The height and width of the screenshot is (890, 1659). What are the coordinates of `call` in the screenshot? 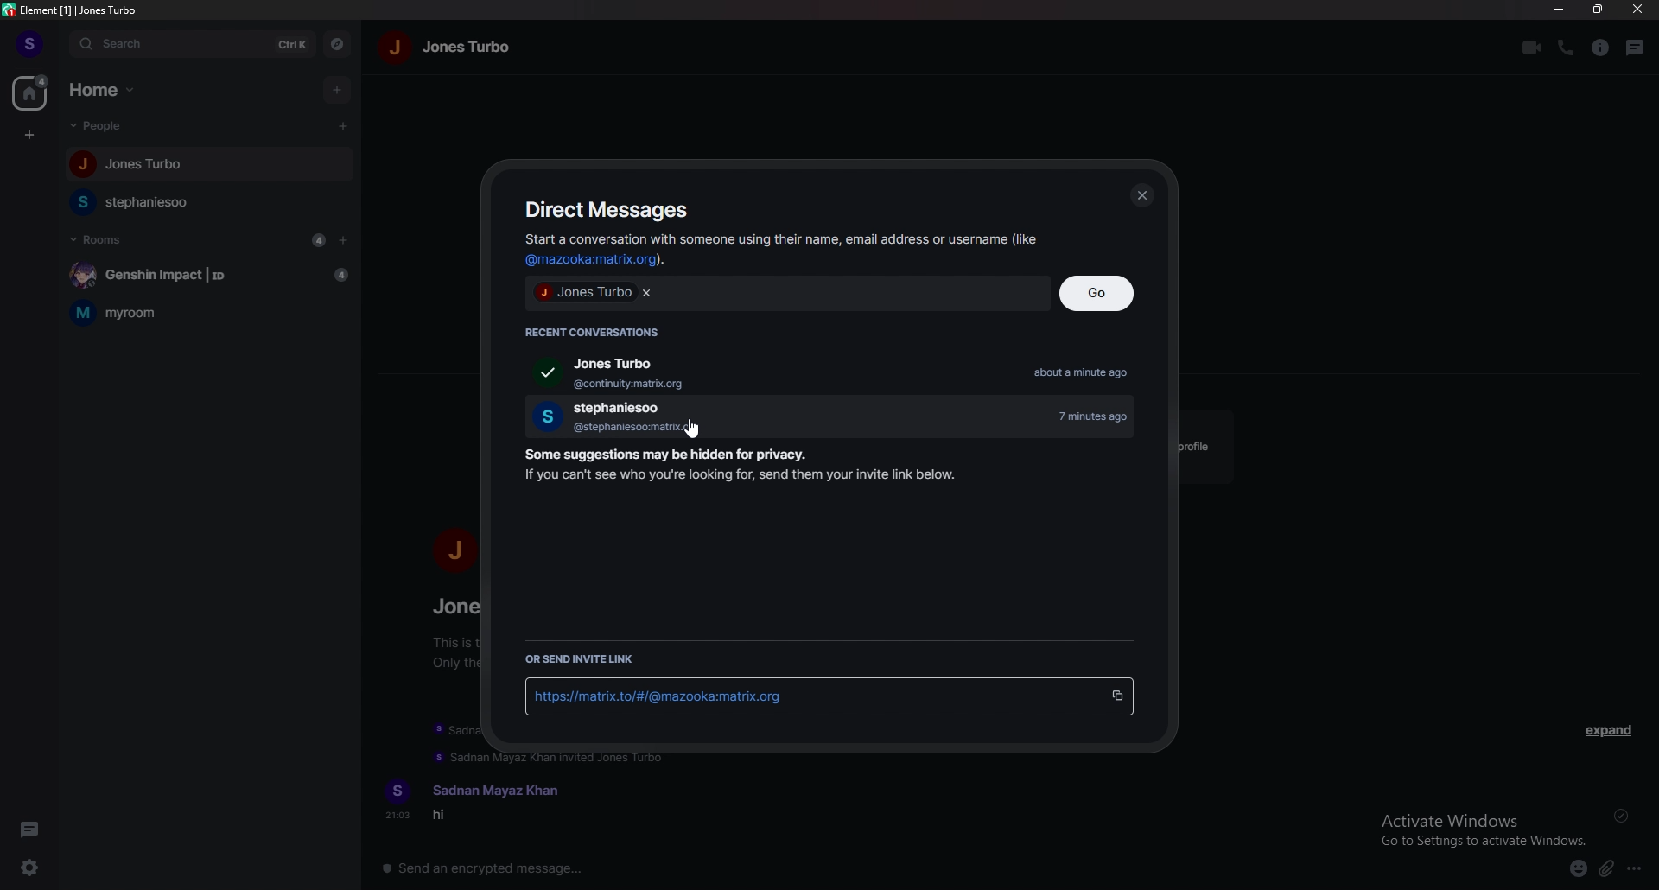 It's located at (1566, 48).